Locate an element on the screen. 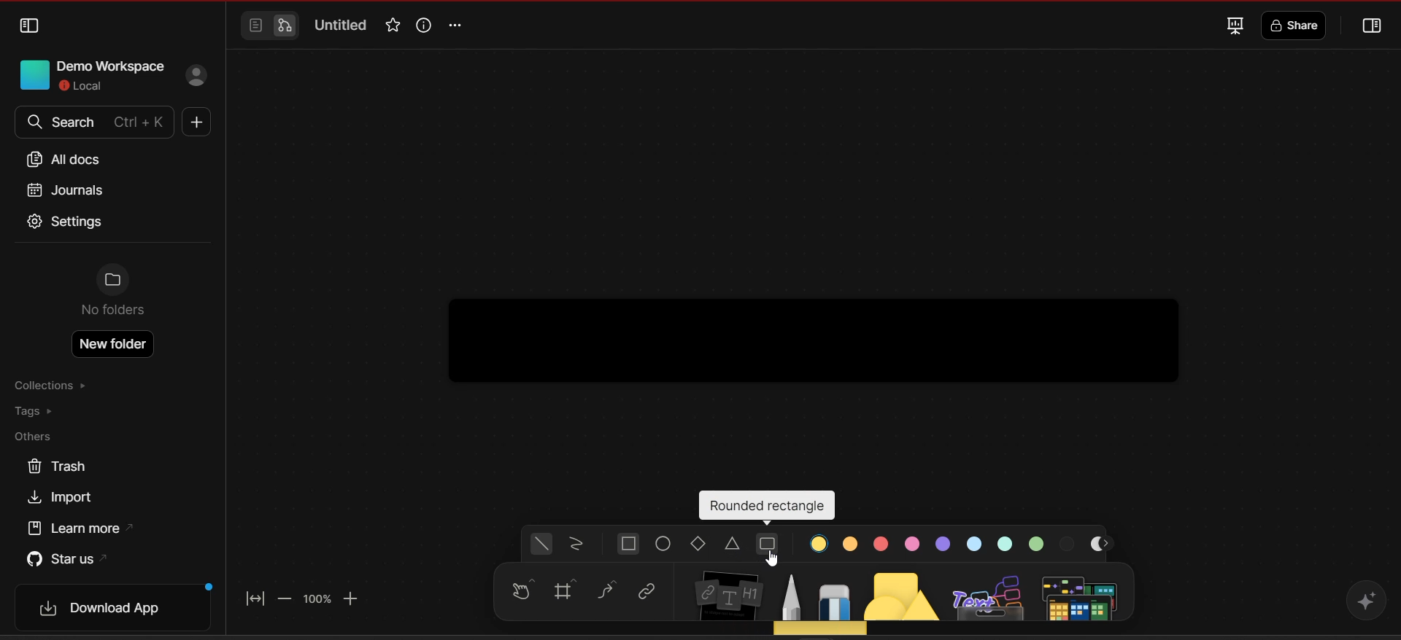 Image resolution: width=1401 pixels, height=640 pixels. move right is located at coordinates (1108, 544).